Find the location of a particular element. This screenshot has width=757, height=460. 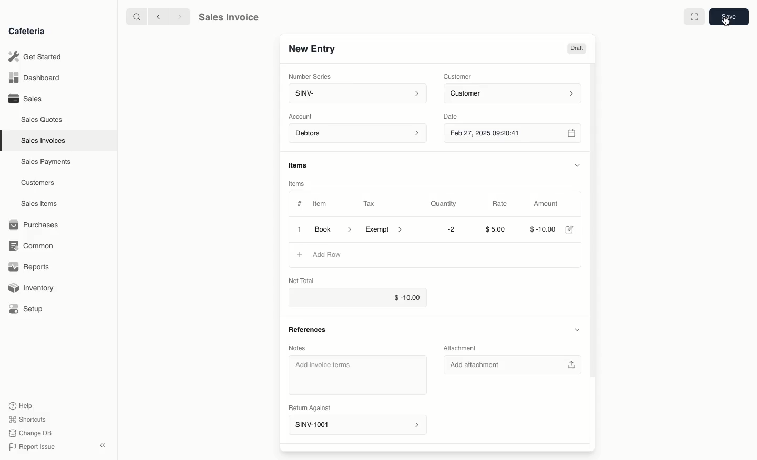

Sales Items is located at coordinates (39, 204).